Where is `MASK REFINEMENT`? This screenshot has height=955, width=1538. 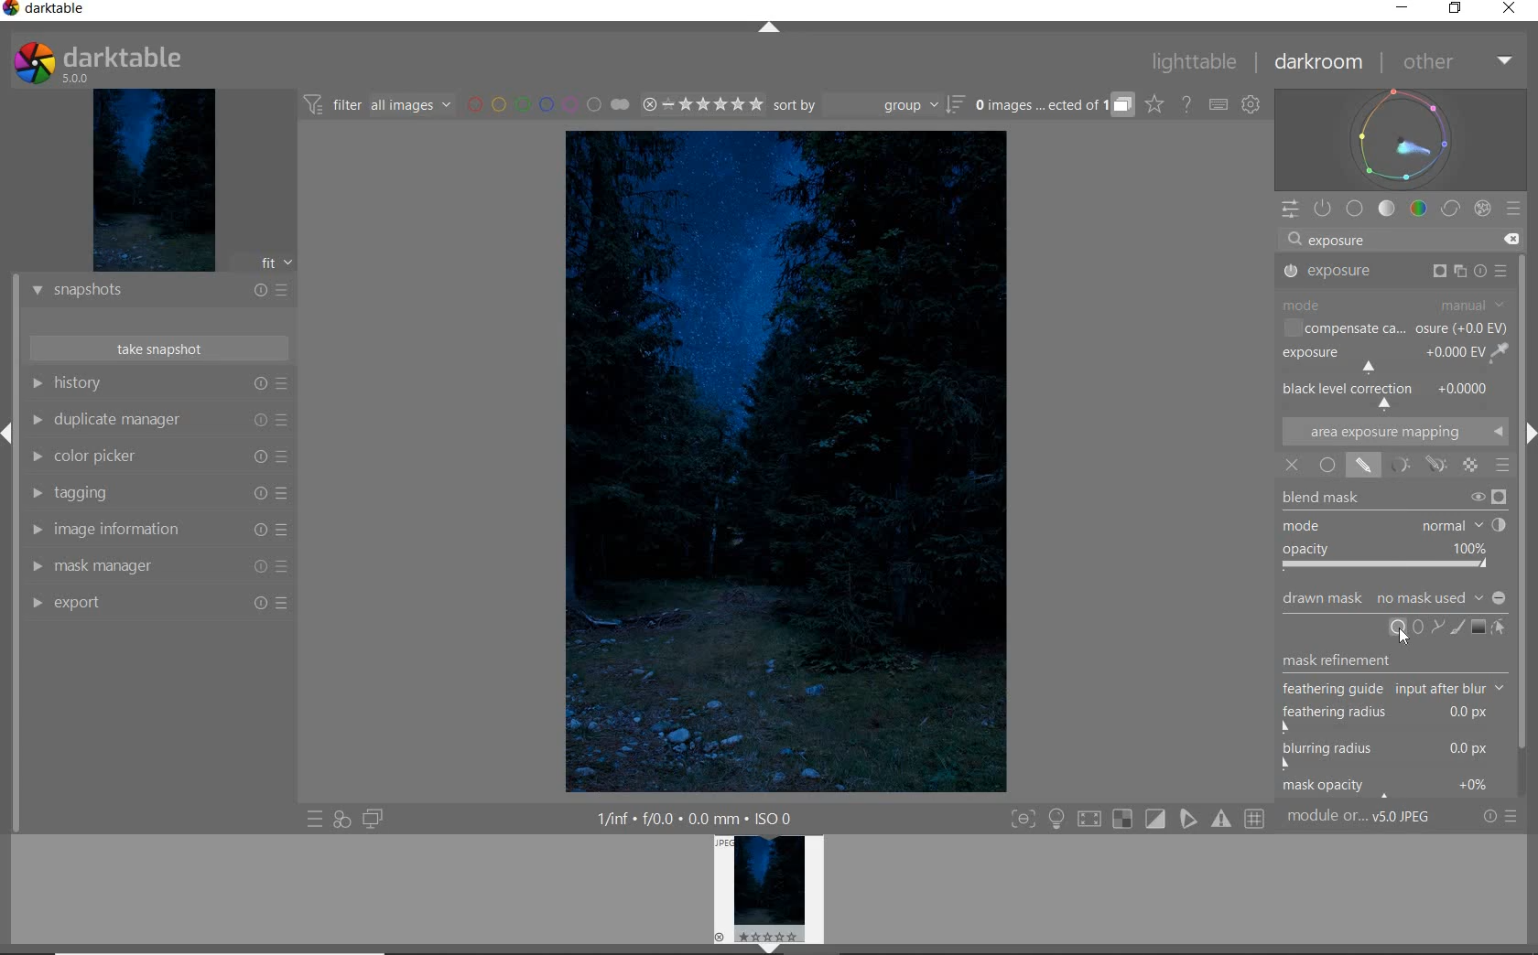 MASK REFINEMENT is located at coordinates (1396, 660).